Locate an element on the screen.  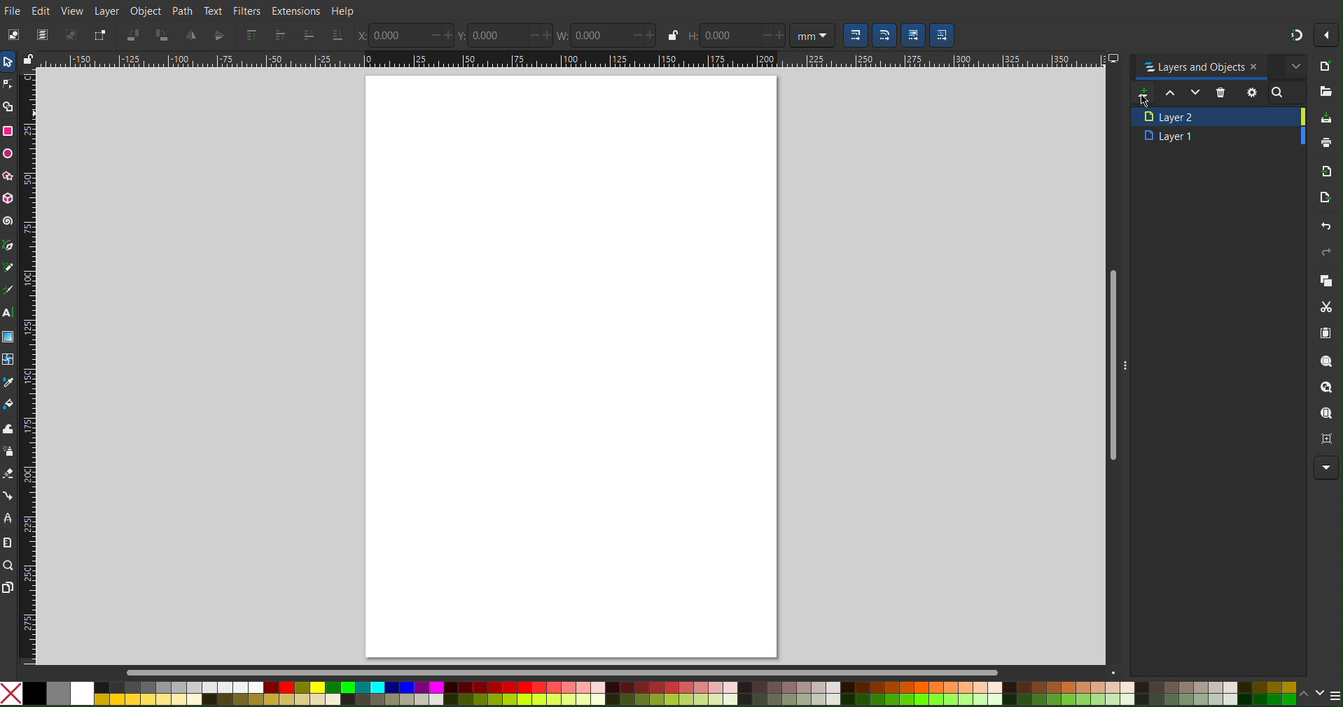
Tweak Tool is located at coordinates (9, 428).